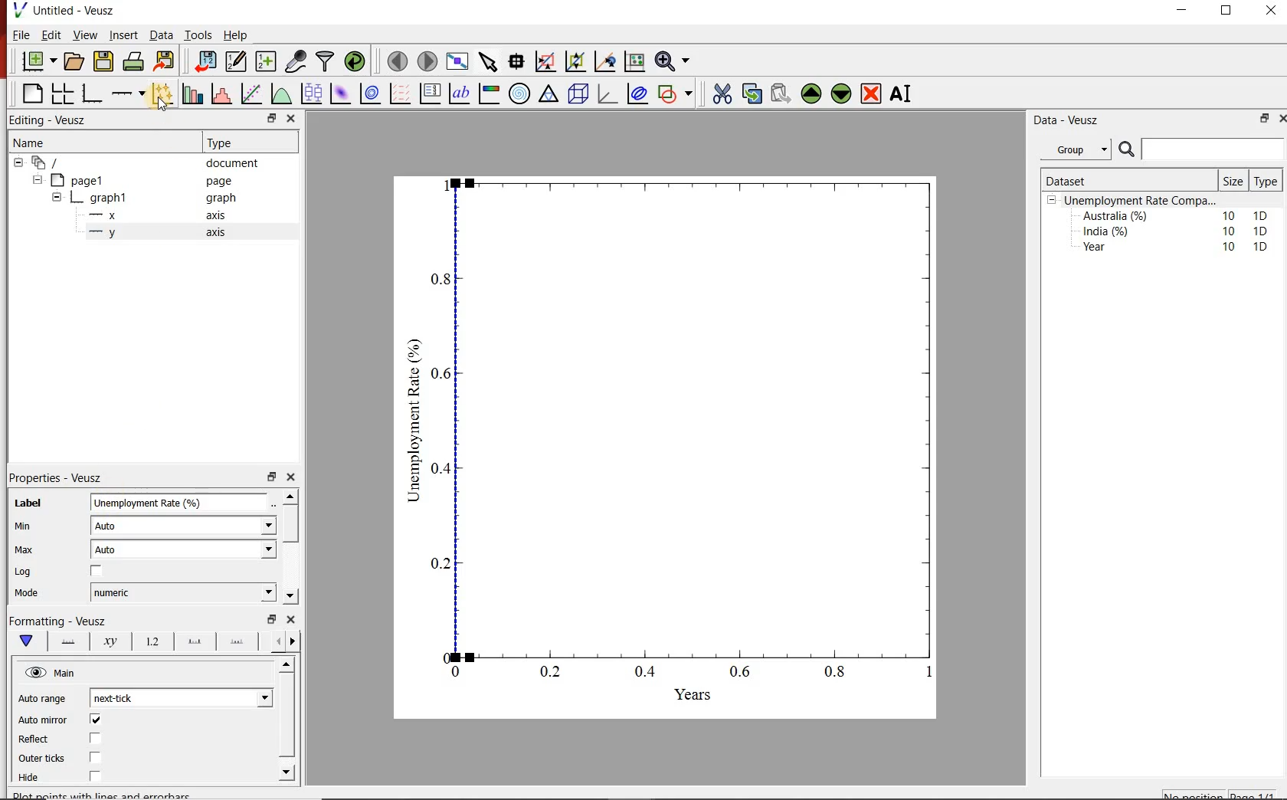 The height and width of the screenshot is (800, 1287). What do you see at coordinates (288, 664) in the screenshot?
I see `move up` at bounding box center [288, 664].